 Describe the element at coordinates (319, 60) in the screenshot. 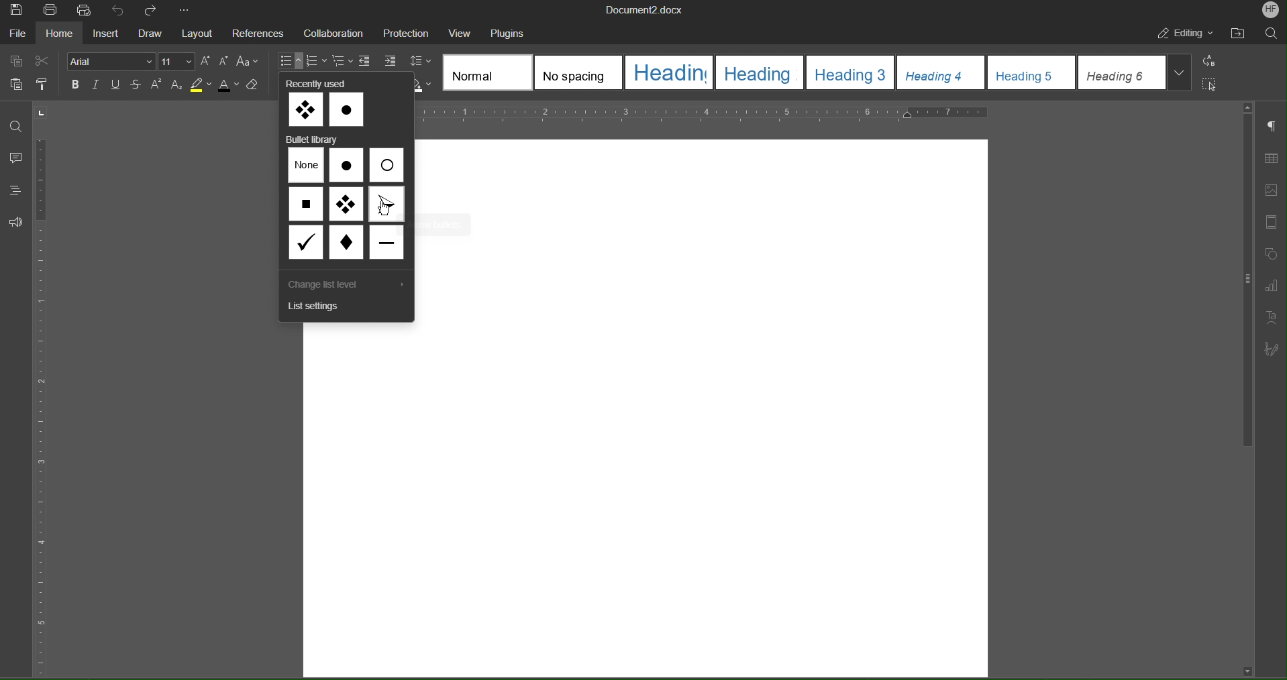

I see `Numbered List` at that location.